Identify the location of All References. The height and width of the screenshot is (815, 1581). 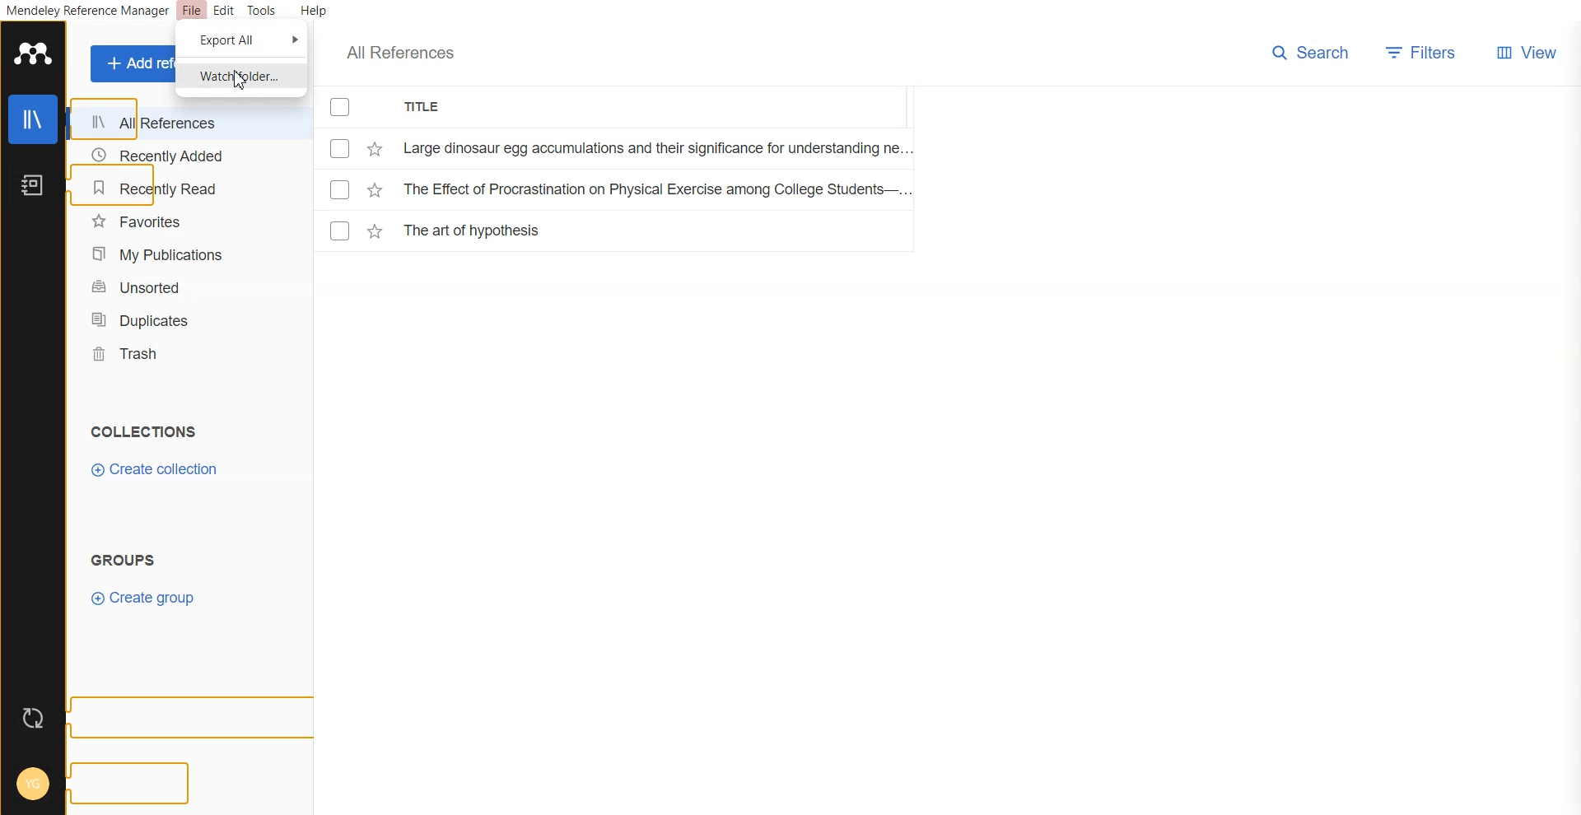
(399, 53).